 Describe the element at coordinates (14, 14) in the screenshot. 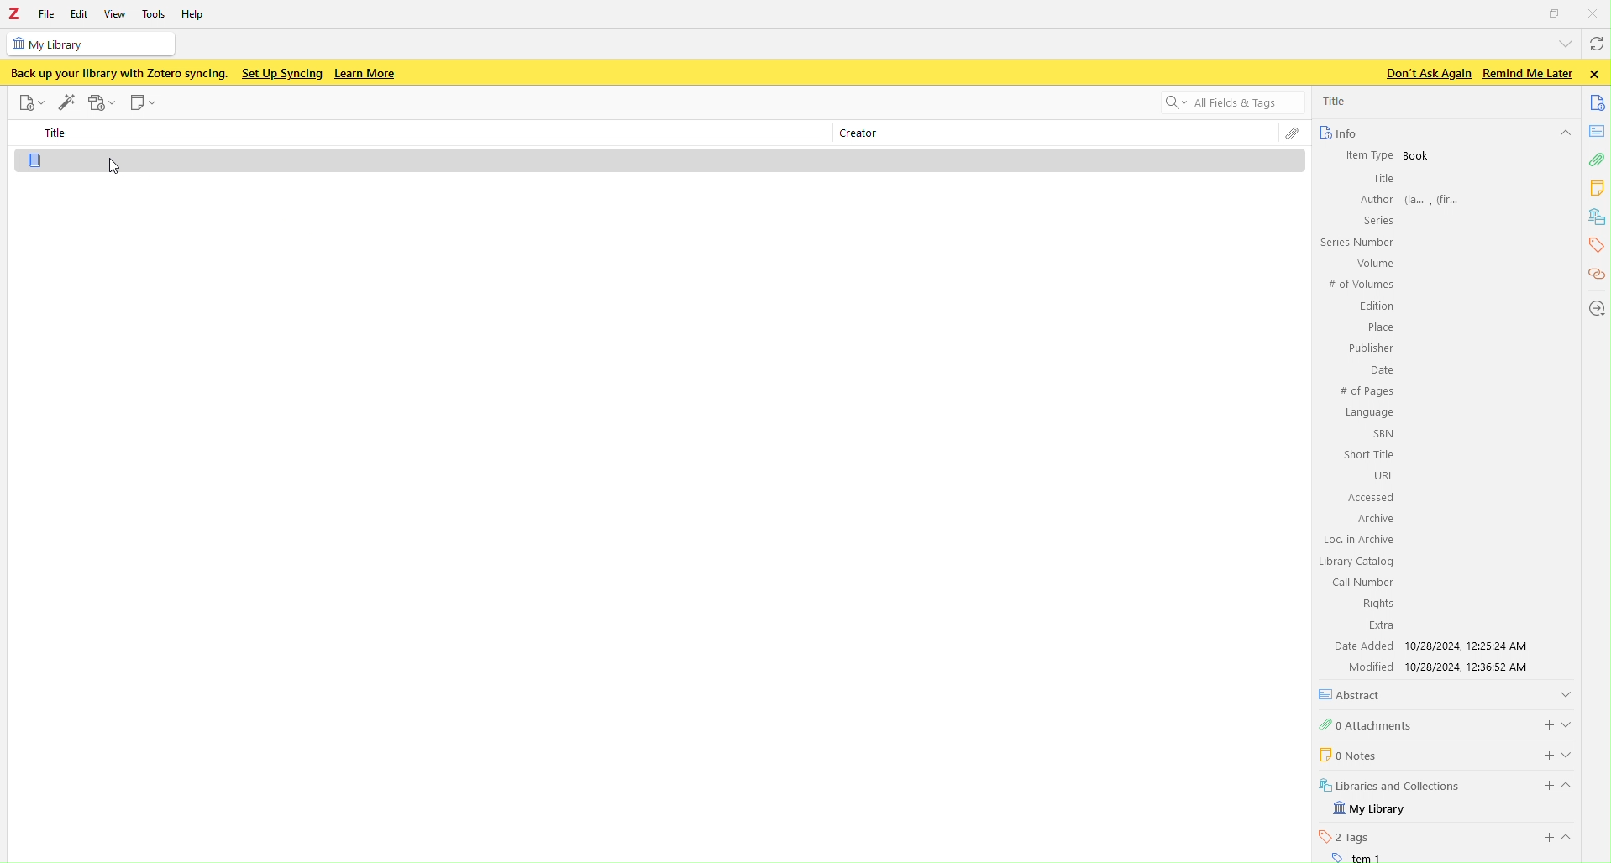

I see `Zotero` at that location.